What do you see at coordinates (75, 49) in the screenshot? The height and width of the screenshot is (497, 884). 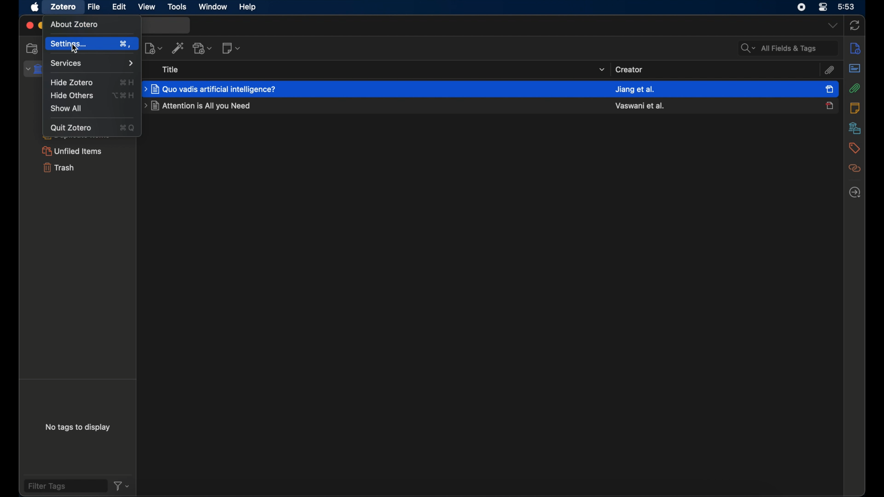 I see `Cursor` at bounding box center [75, 49].